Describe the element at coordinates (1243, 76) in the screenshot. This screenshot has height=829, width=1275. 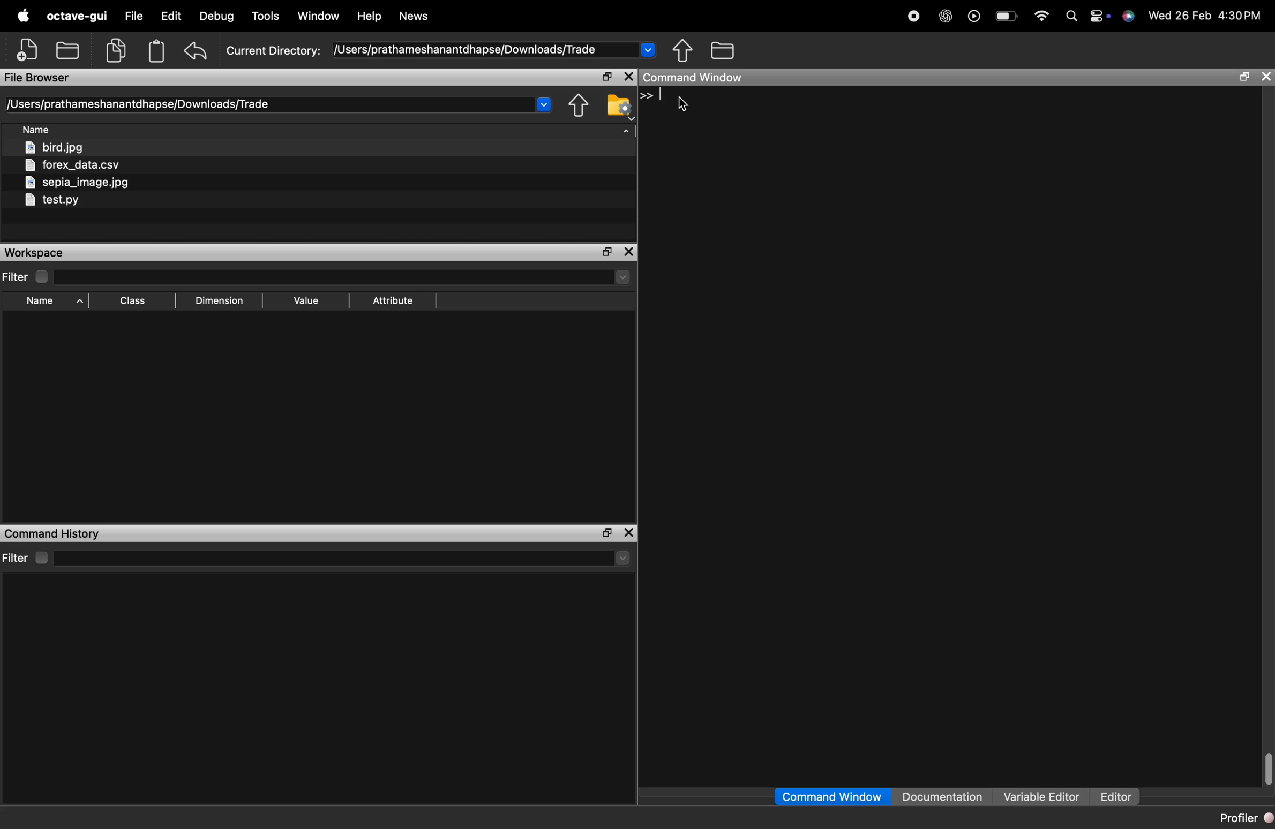
I see `open in separate window` at that location.